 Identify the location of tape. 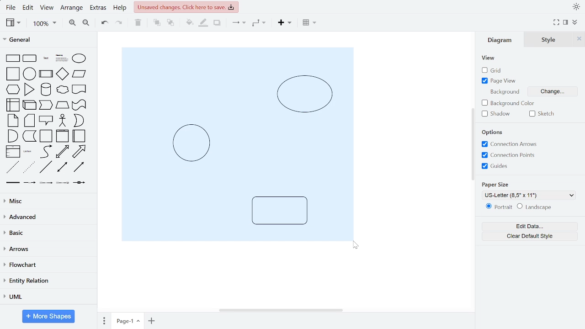
(80, 105).